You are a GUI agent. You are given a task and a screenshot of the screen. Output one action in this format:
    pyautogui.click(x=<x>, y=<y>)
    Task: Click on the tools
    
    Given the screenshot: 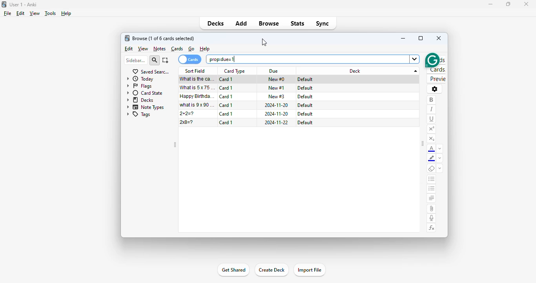 What is the action you would take?
    pyautogui.click(x=50, y=13)
    